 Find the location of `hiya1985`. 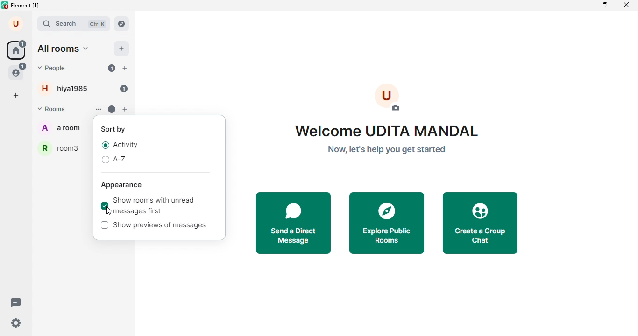

hiya1985 is located at coordinates (68, 88).